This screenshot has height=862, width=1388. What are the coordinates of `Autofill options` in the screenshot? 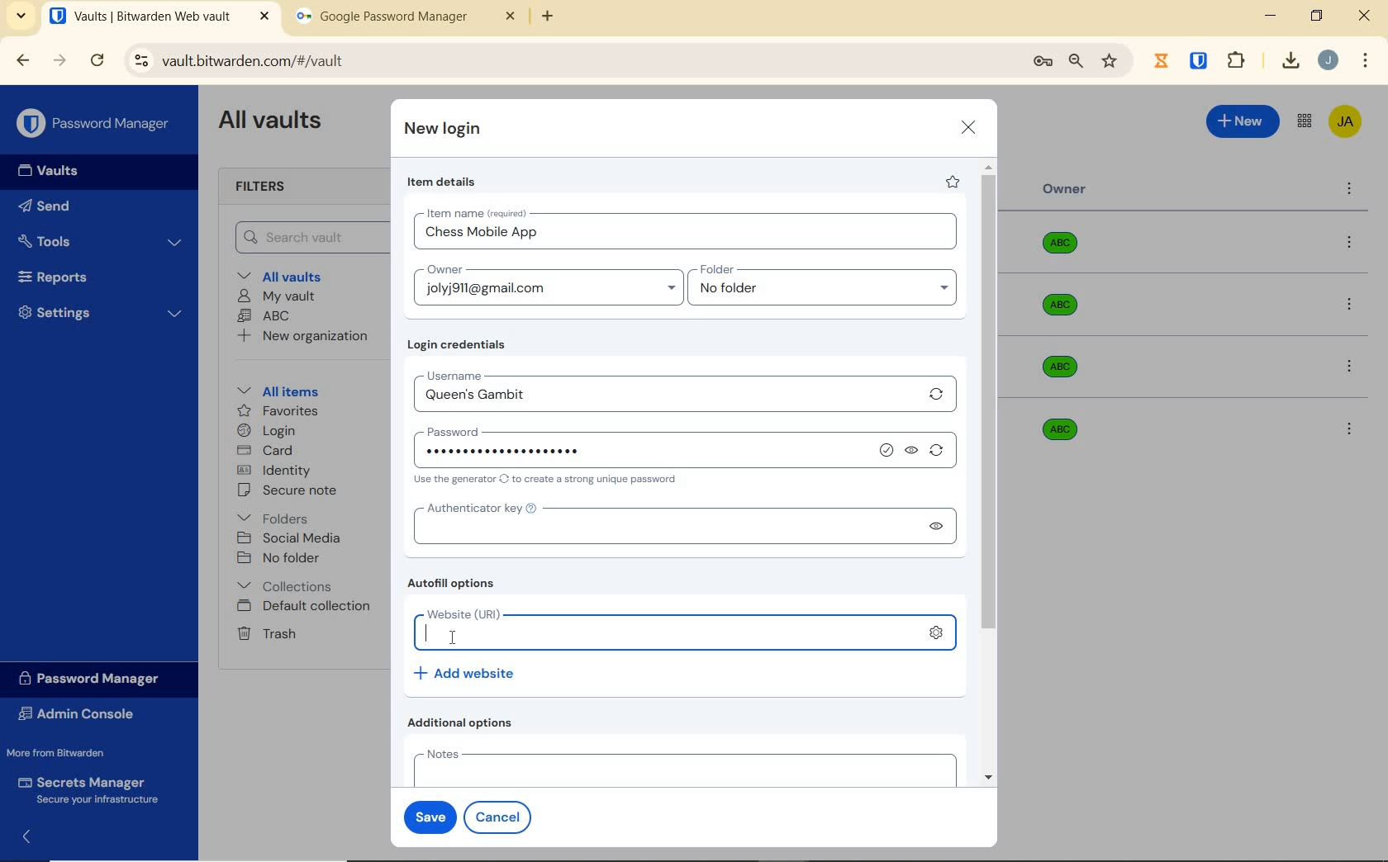 It's located at (455, 585).